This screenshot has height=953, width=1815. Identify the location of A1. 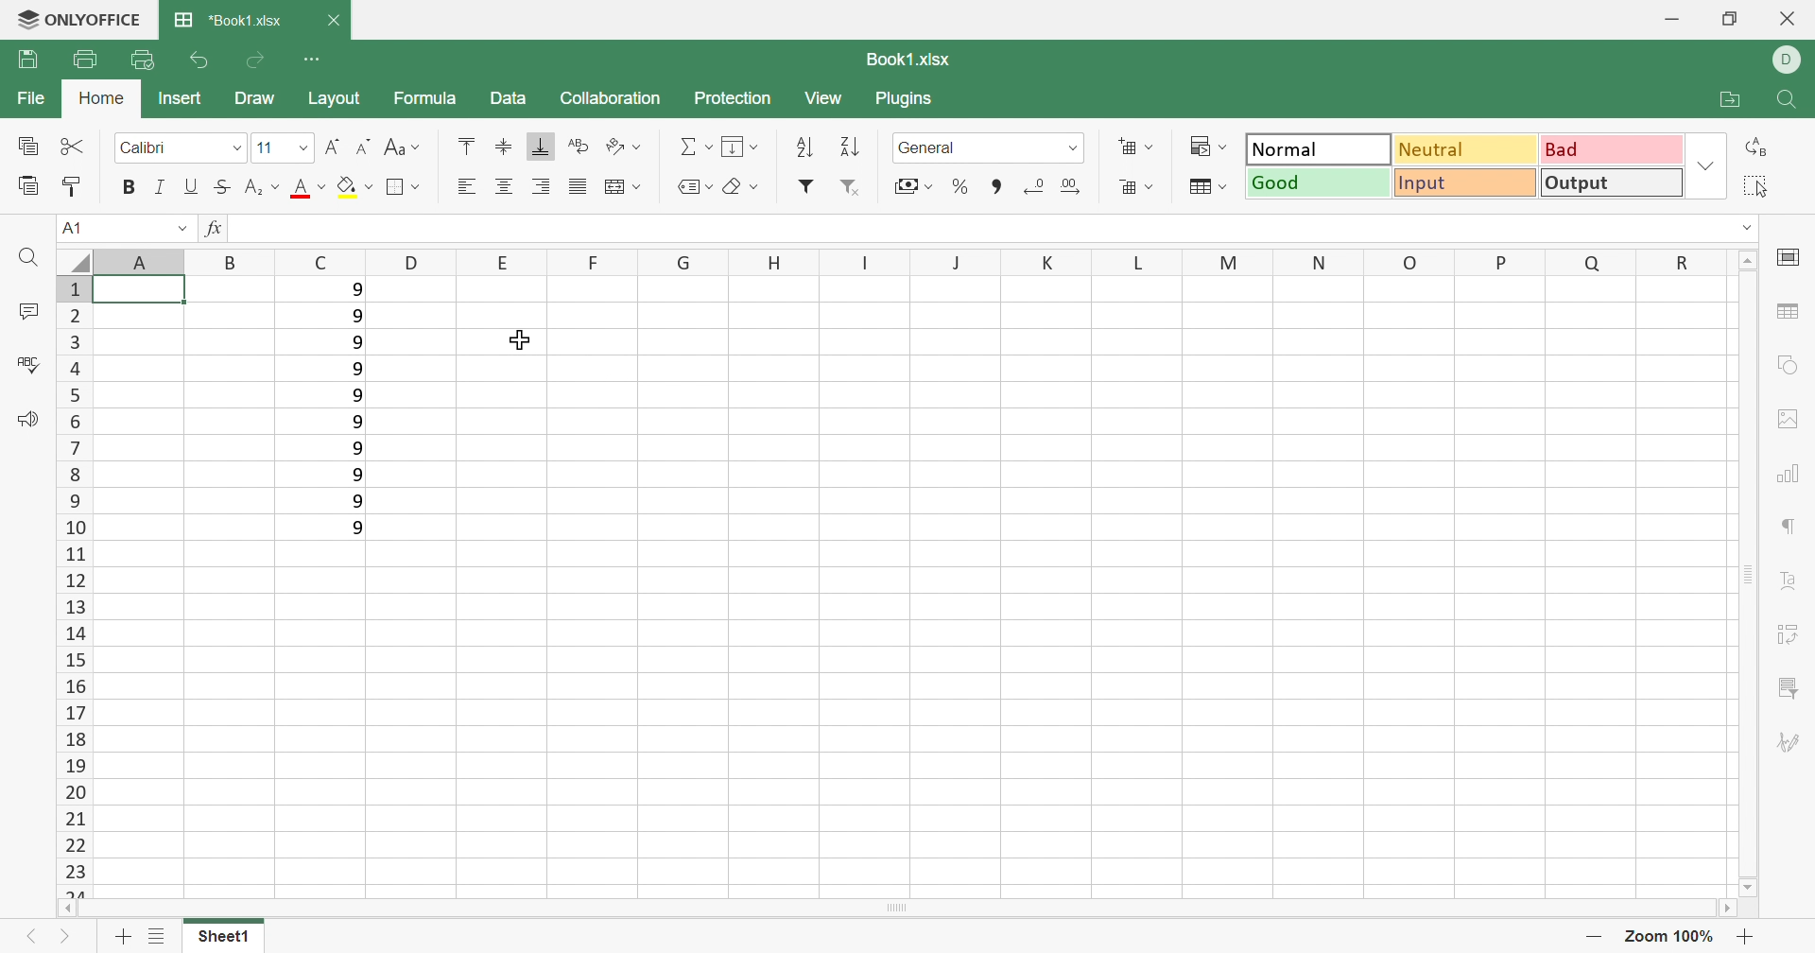
(73, 230).